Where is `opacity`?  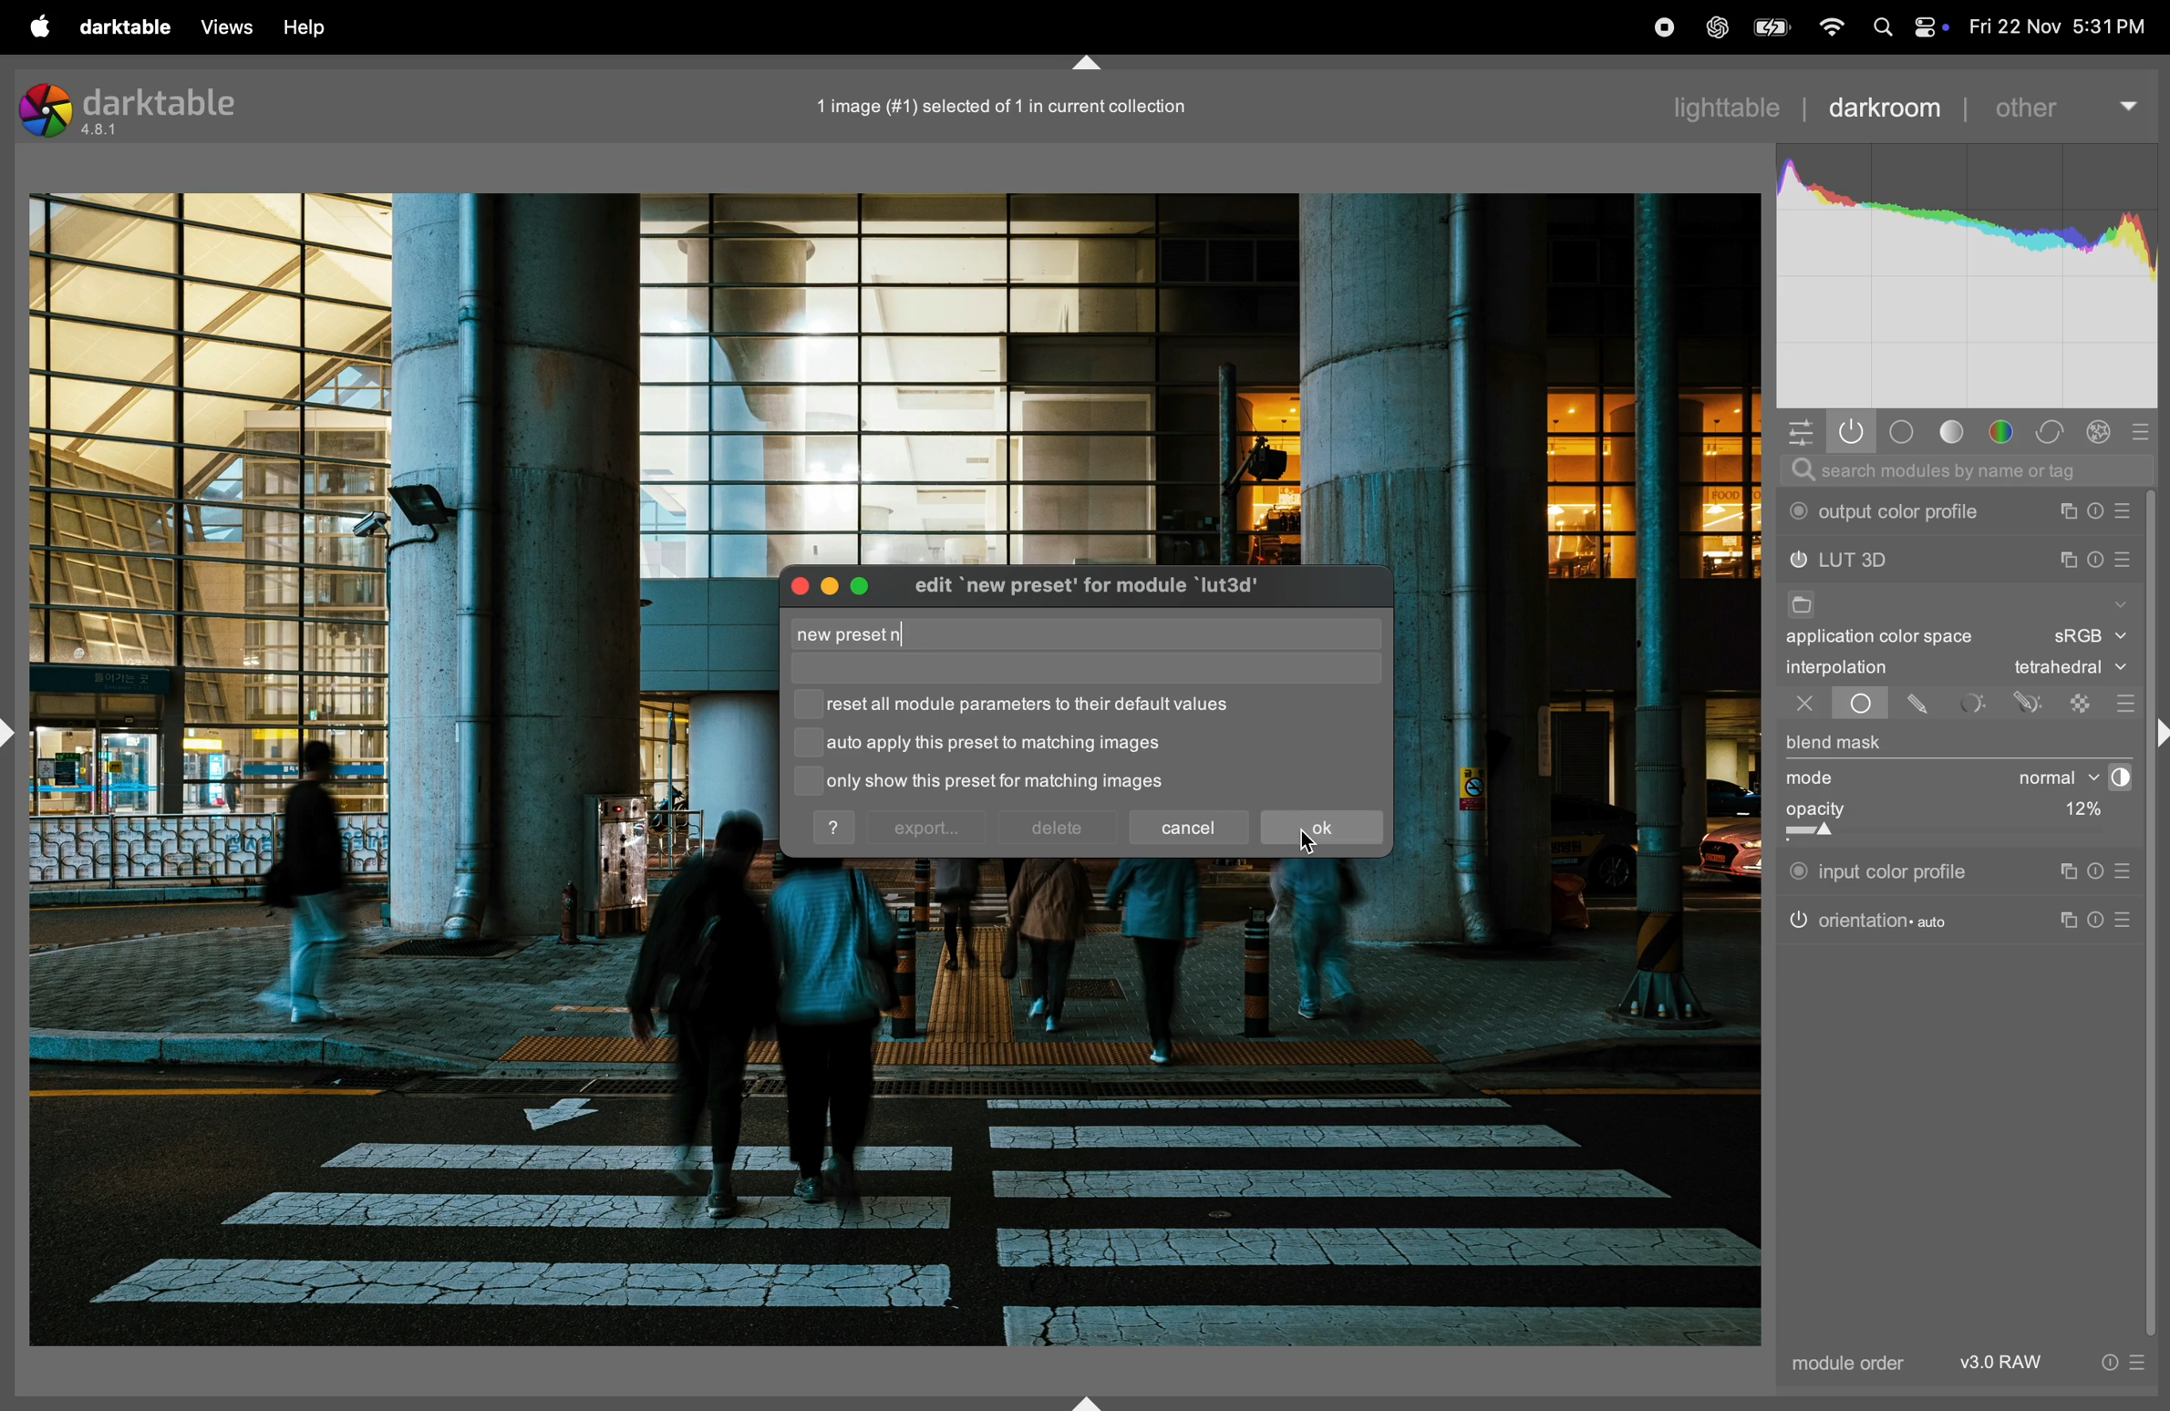
opacity is located at coordinates (1903, 817).